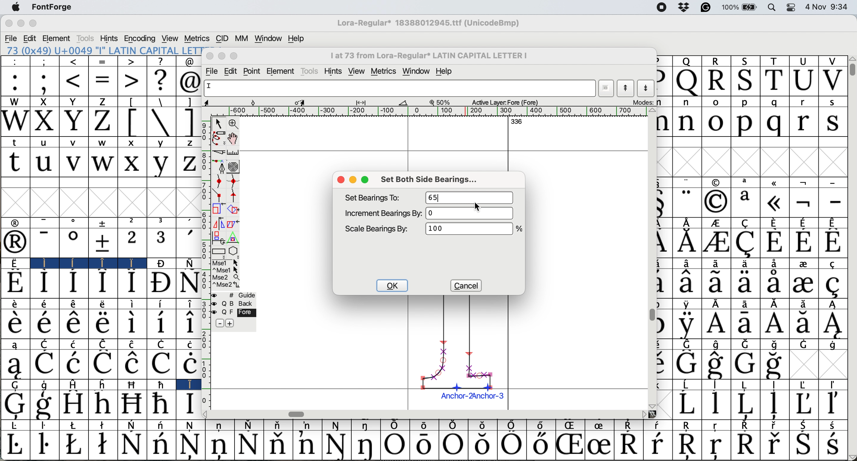 The width and height of the screenshot is (857, 461). Describe the element at coordinates (516, 122) in the screenshot. I see `` at that location.